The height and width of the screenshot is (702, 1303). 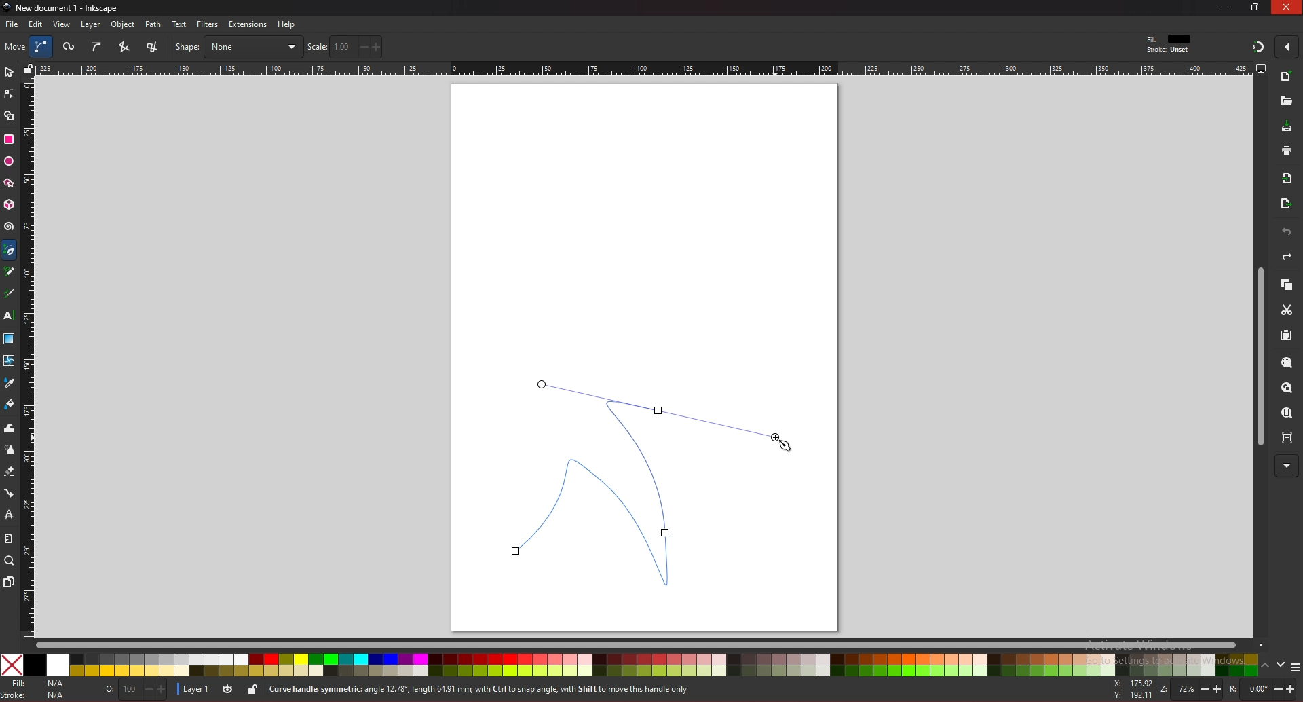 I want to click on mesh, so click(x=8, y=361).